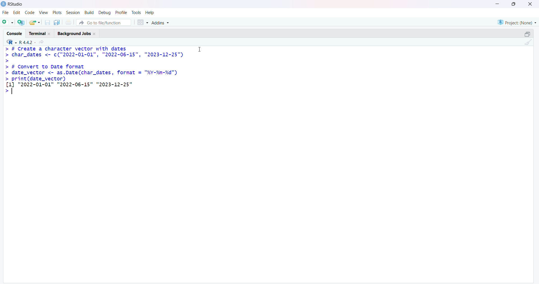 Image resolution: width=539 pixels, height=284 pixels. What do you see at coordinates (43, 42) in the screenshot?
I see `View the current working directory` at bounding box center [43, 42].